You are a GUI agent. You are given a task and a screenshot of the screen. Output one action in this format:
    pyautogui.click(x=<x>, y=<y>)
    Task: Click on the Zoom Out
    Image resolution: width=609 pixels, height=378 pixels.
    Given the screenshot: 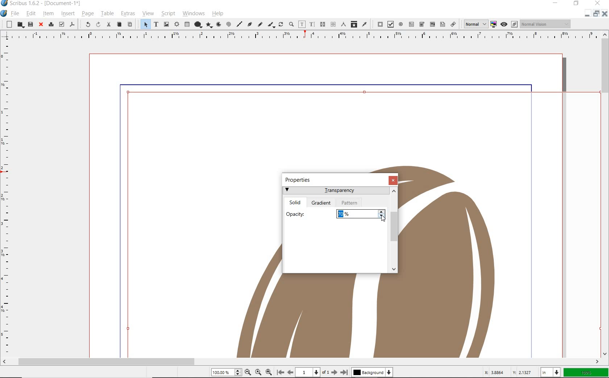 What is the action you would take?
    pyautogui.click(x=248, y=372)
    